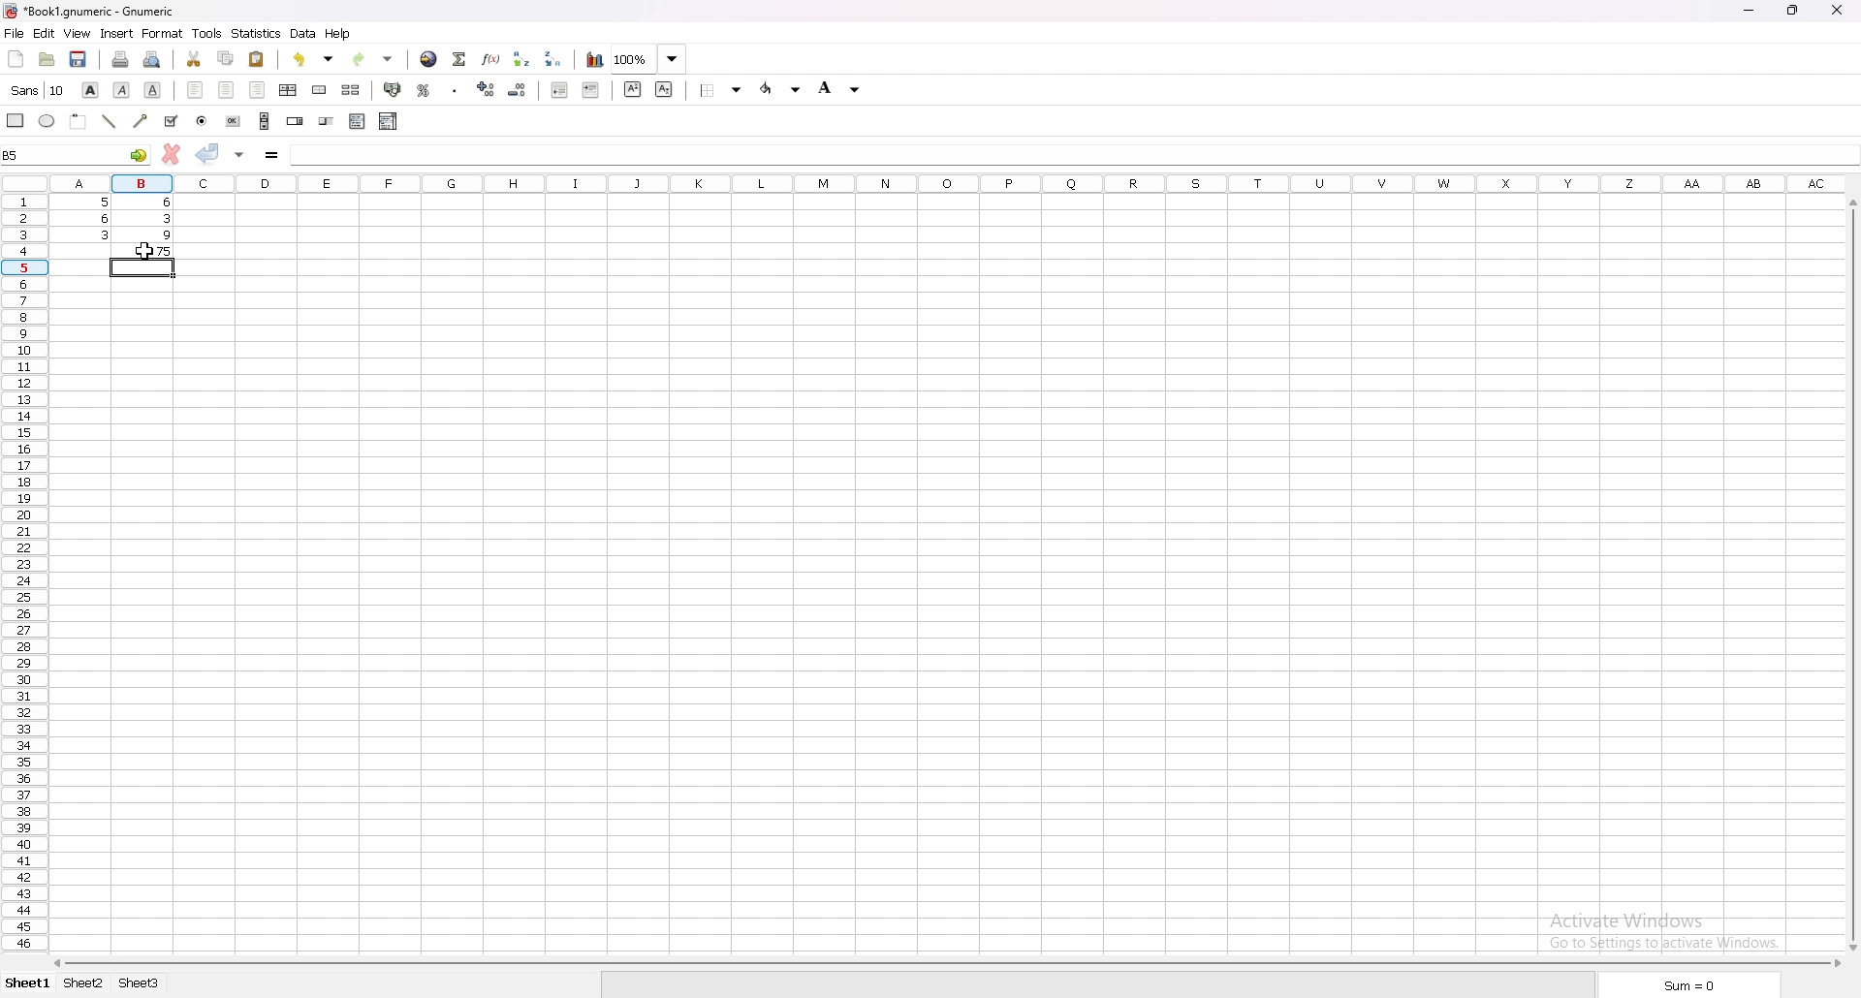 The height and width of the screenshot is (998, 1861). Describe the element at coordinates (38, 90) in the screenshot. I see `font` at that location.